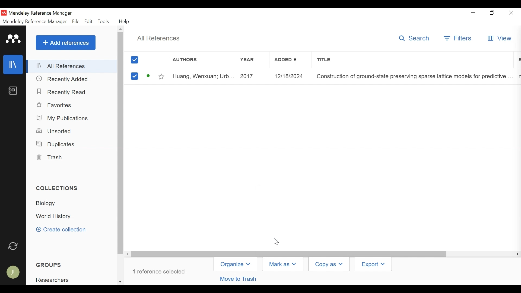 This screenshot has width=521, height=293. What do you see at coordinates (148, 75) in the screenshot?
I see `Unread` at bounding box center [148, 75].